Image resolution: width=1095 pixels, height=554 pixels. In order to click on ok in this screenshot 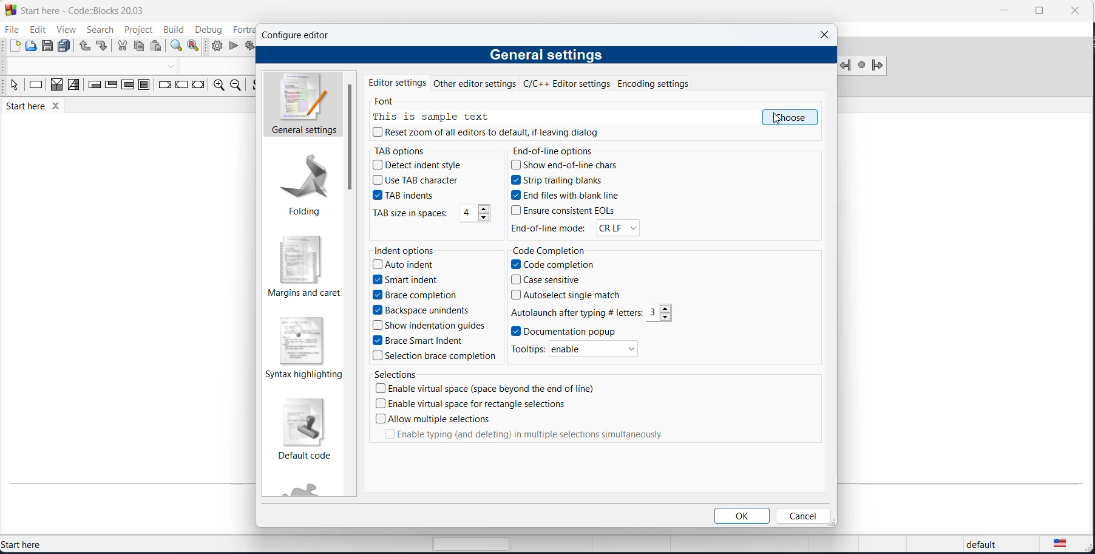, I will do `click(744, 516)`.